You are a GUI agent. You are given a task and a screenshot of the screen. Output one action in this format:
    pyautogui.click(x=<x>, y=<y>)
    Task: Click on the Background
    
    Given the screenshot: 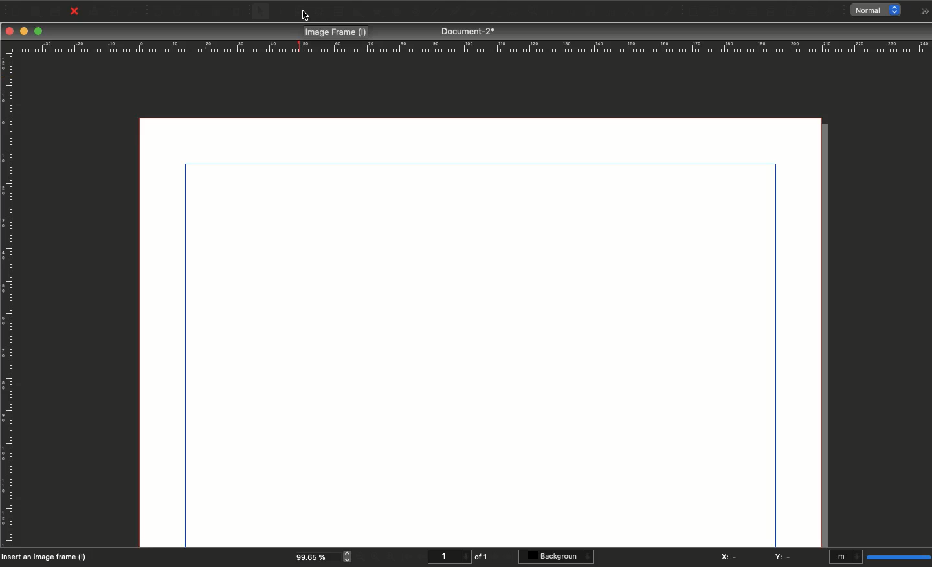 What is the action you would take?
    pyautogui.click(x=558, y=557)
    